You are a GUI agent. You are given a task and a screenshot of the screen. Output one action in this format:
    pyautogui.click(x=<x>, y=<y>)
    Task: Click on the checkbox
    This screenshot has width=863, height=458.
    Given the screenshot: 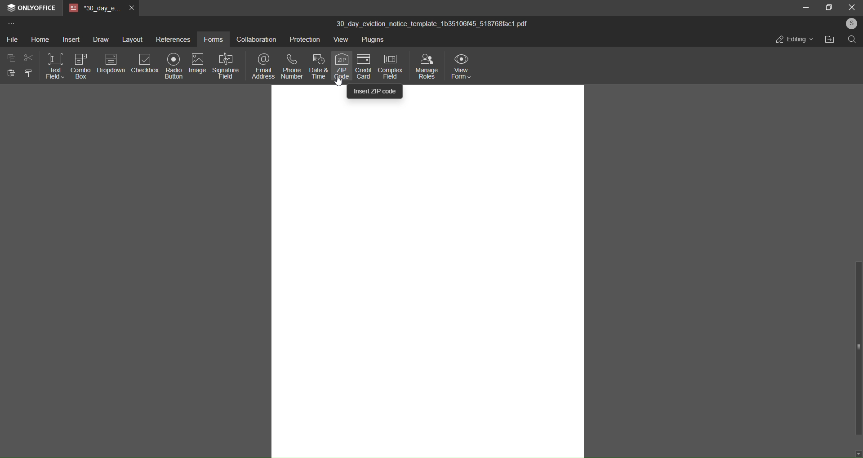 What is the action you would take?
    pyautogui.click(x=145, y=63)
    